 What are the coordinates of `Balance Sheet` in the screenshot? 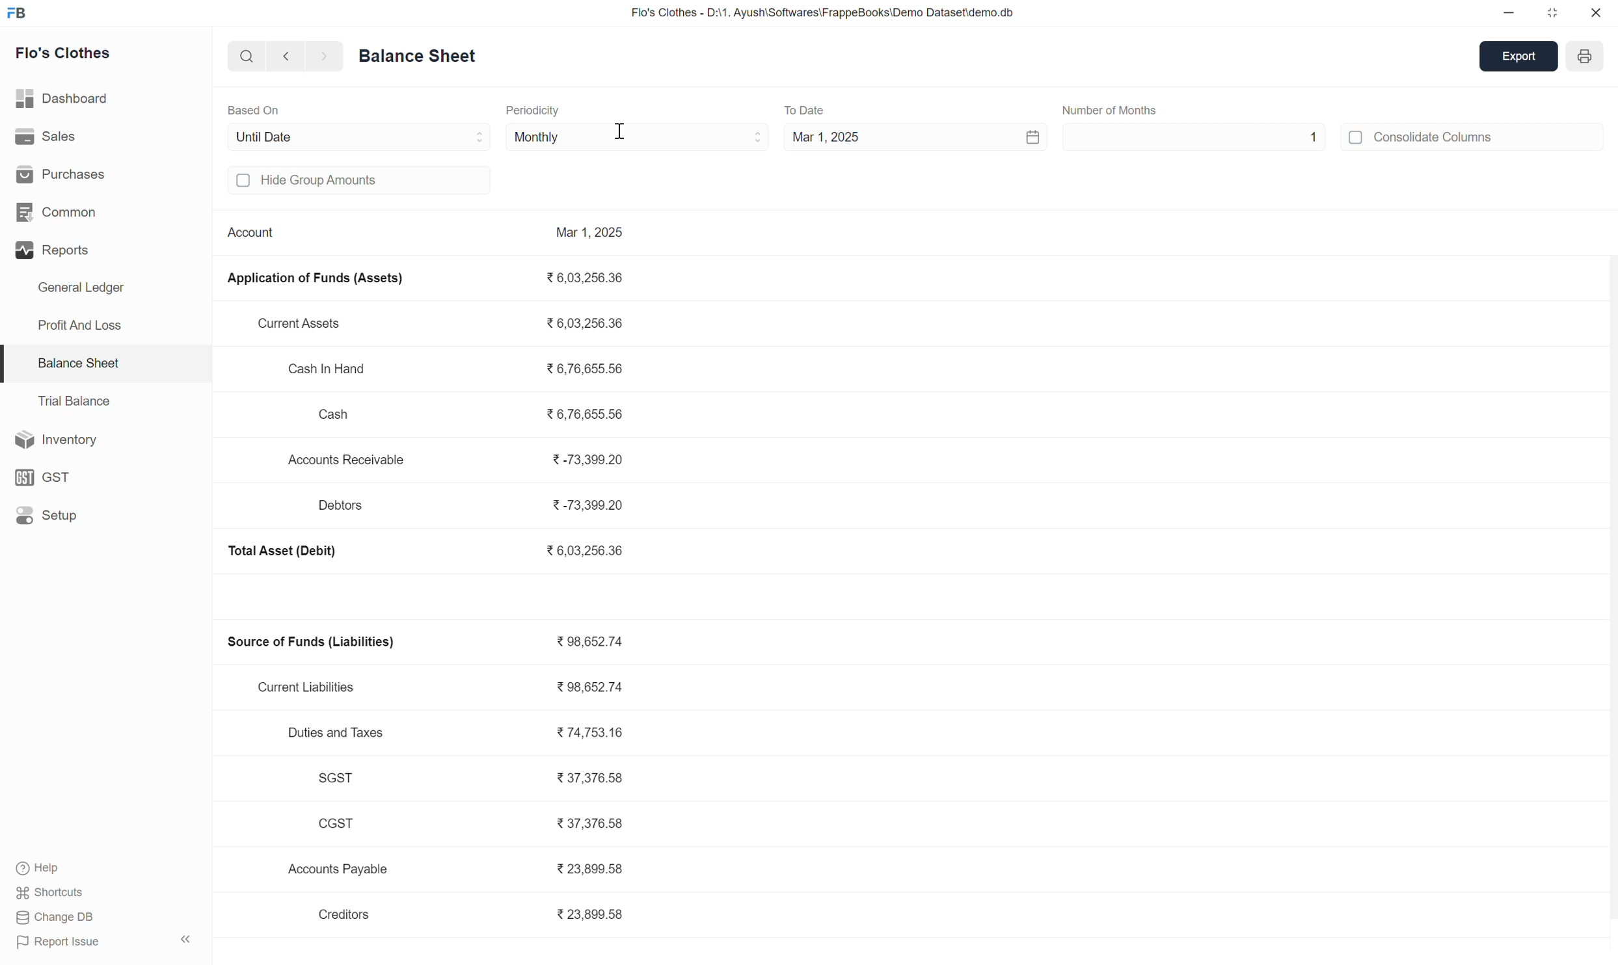 It's located at (417, 54).